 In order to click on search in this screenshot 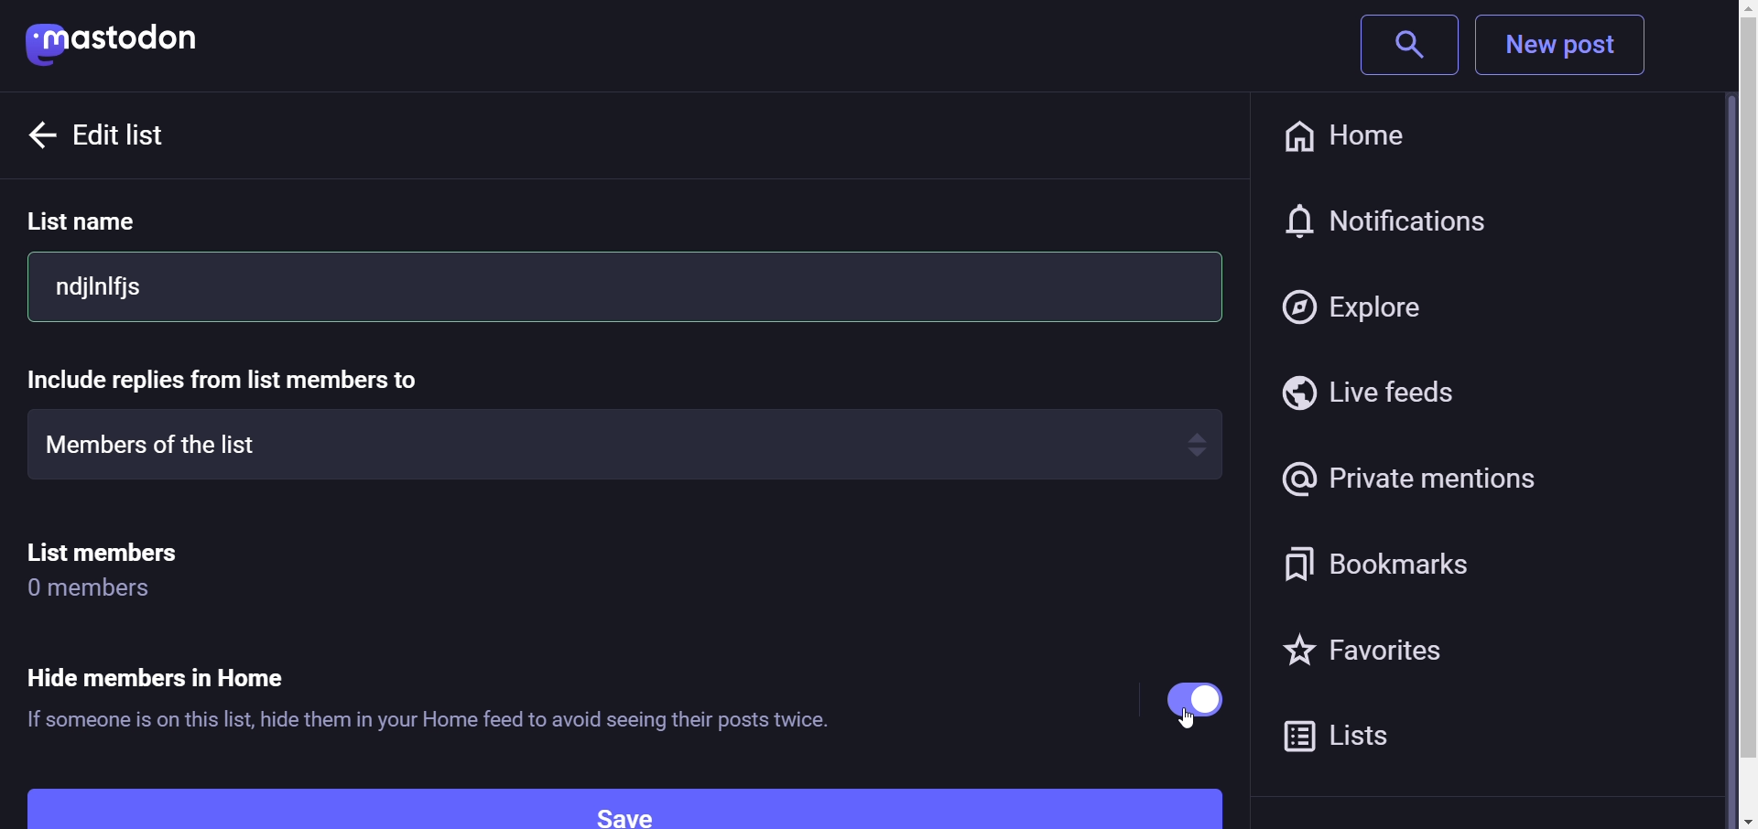, I will do `click(1399, 45)`.